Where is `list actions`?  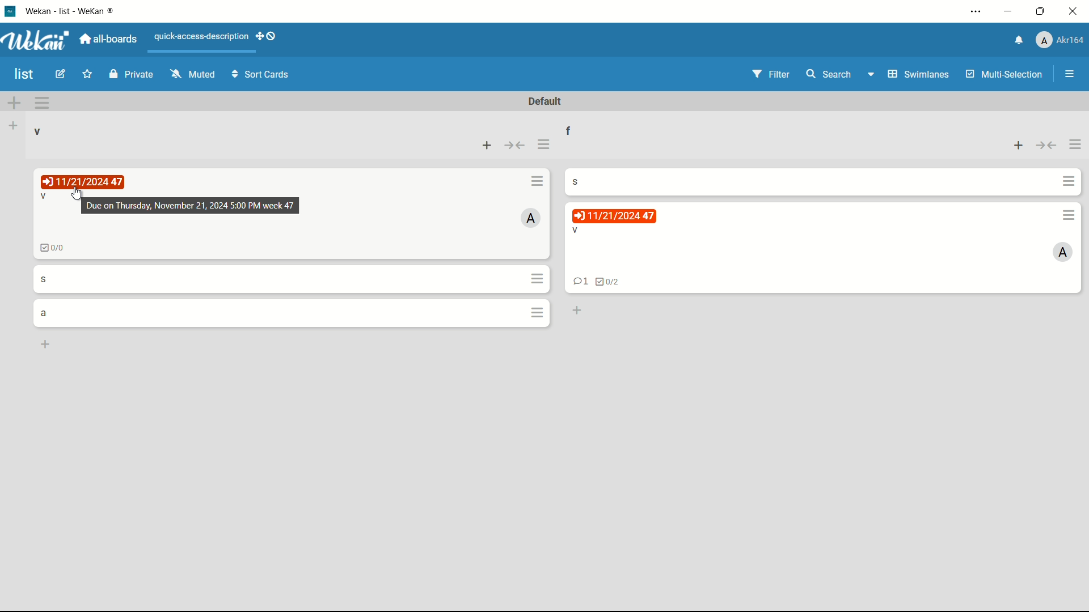 list actions is located at coordinates (544, 145).